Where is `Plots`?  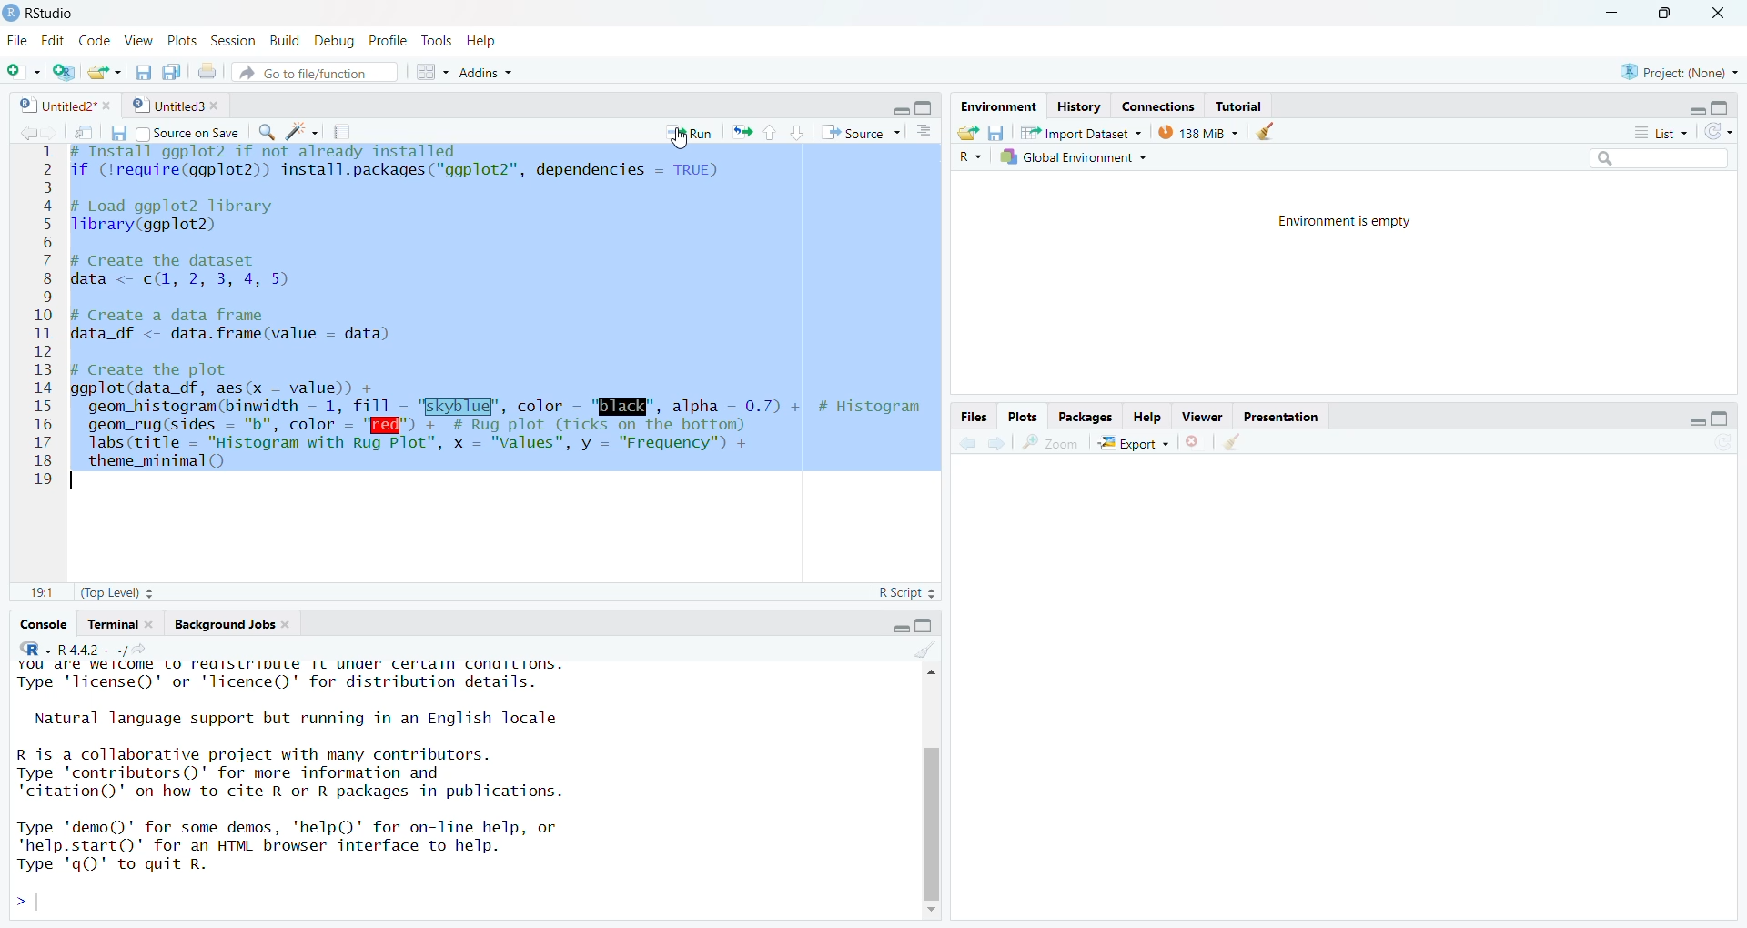 Plots is located at coordinates (181, 38).